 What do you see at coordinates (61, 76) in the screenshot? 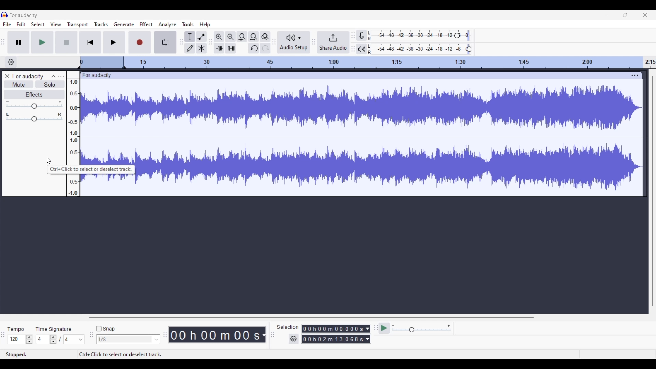
I see `Open menu` at bounding box center [61, 76].